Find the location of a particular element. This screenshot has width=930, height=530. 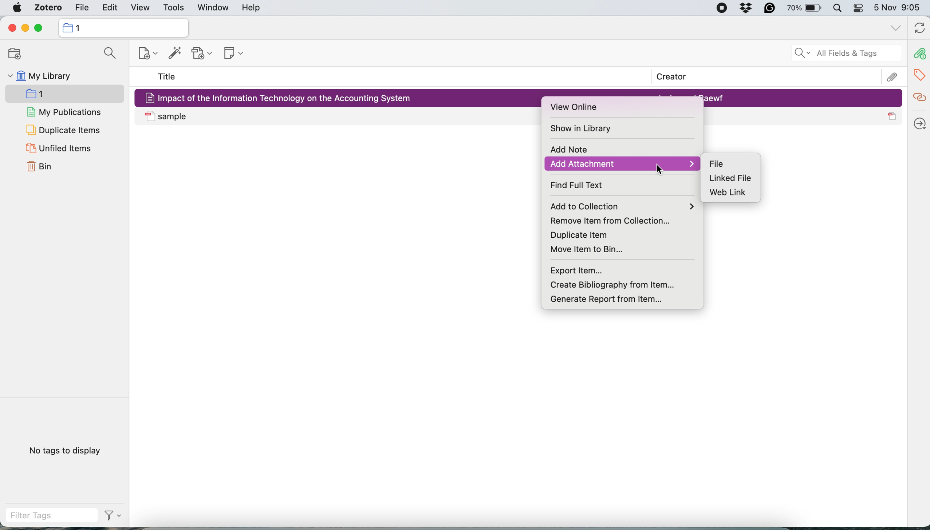

add to collection is located at coordinates (625, 206).